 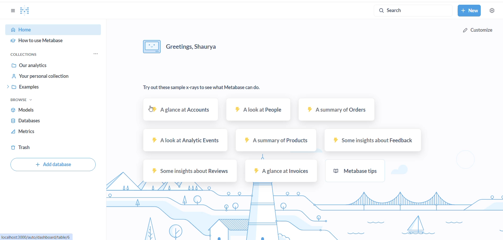 What do you see at coordinates (275, 141) in the screenshot?
I see `A summary of products sample` at bounding box center [275, 141].